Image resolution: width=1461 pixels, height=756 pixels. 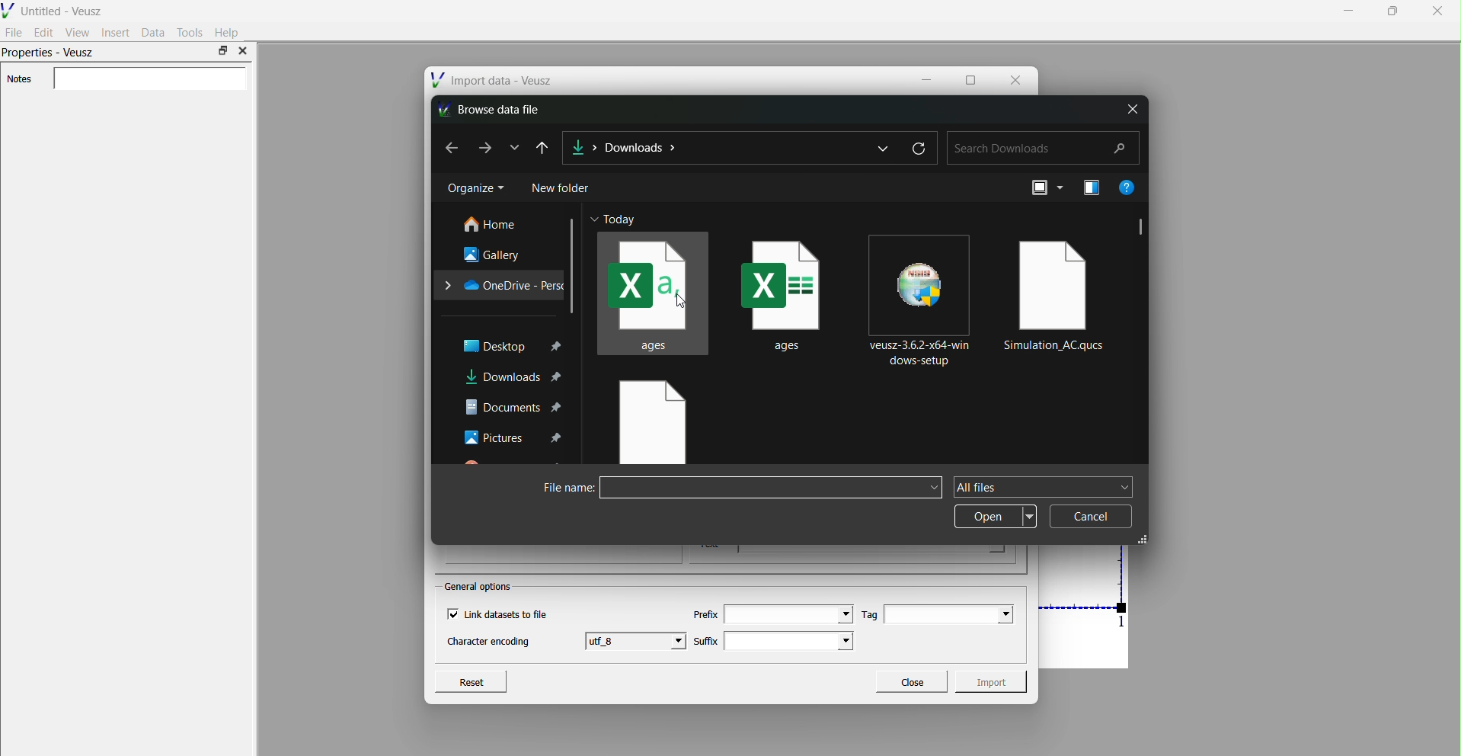 What do you see at coordinates (480, 587) in the screenshot?
I see `General options.` at bounding box center [480, 587].